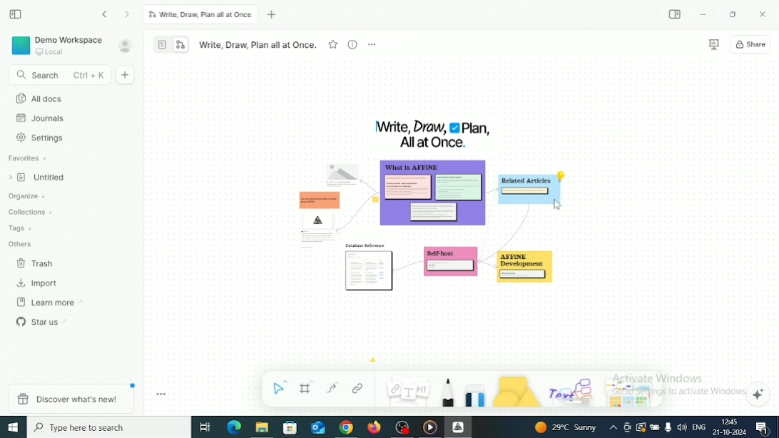 The height and width of the screenshot is (438, 779). Describe the element at coordinates (29, 196) in the screenshot. I see `Organize` at that location.